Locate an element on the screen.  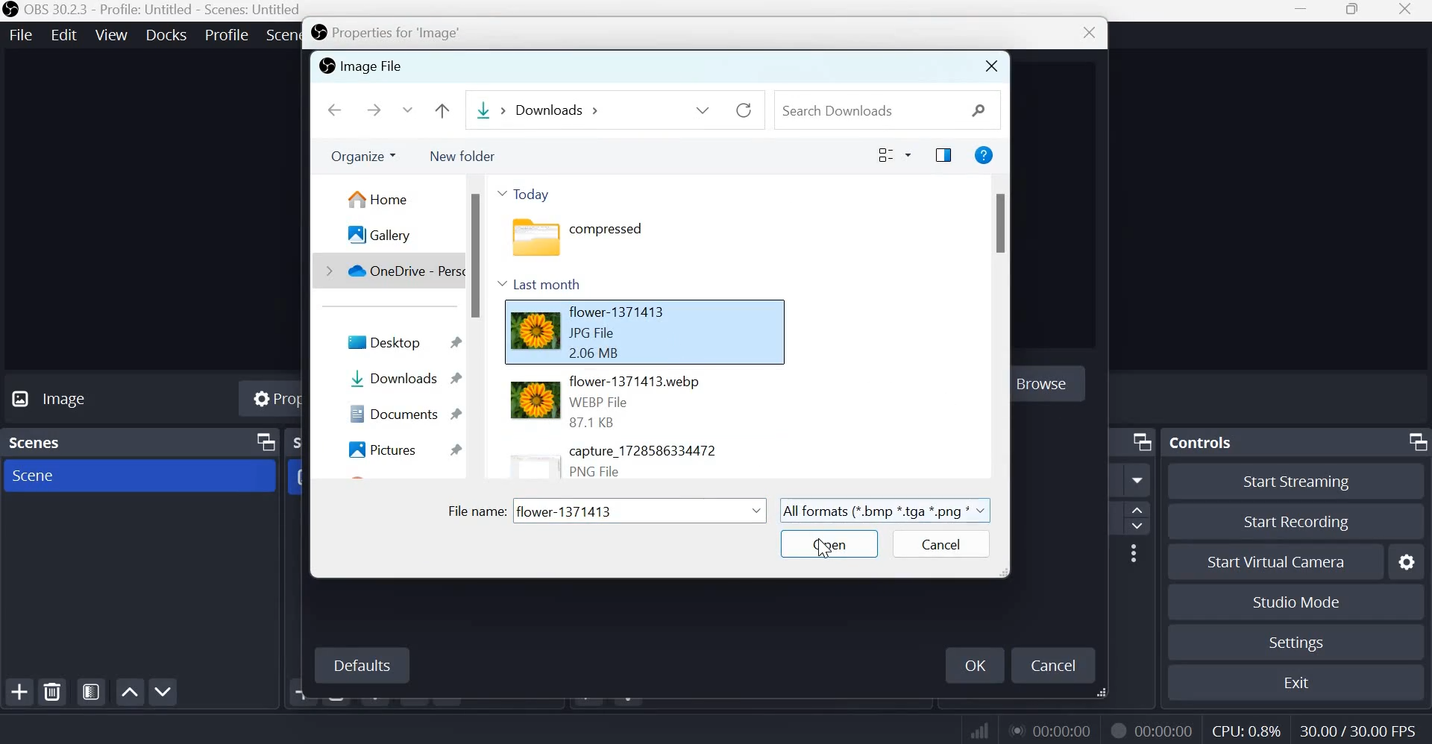
Remove selected scene is located at coordinates (55, 692).